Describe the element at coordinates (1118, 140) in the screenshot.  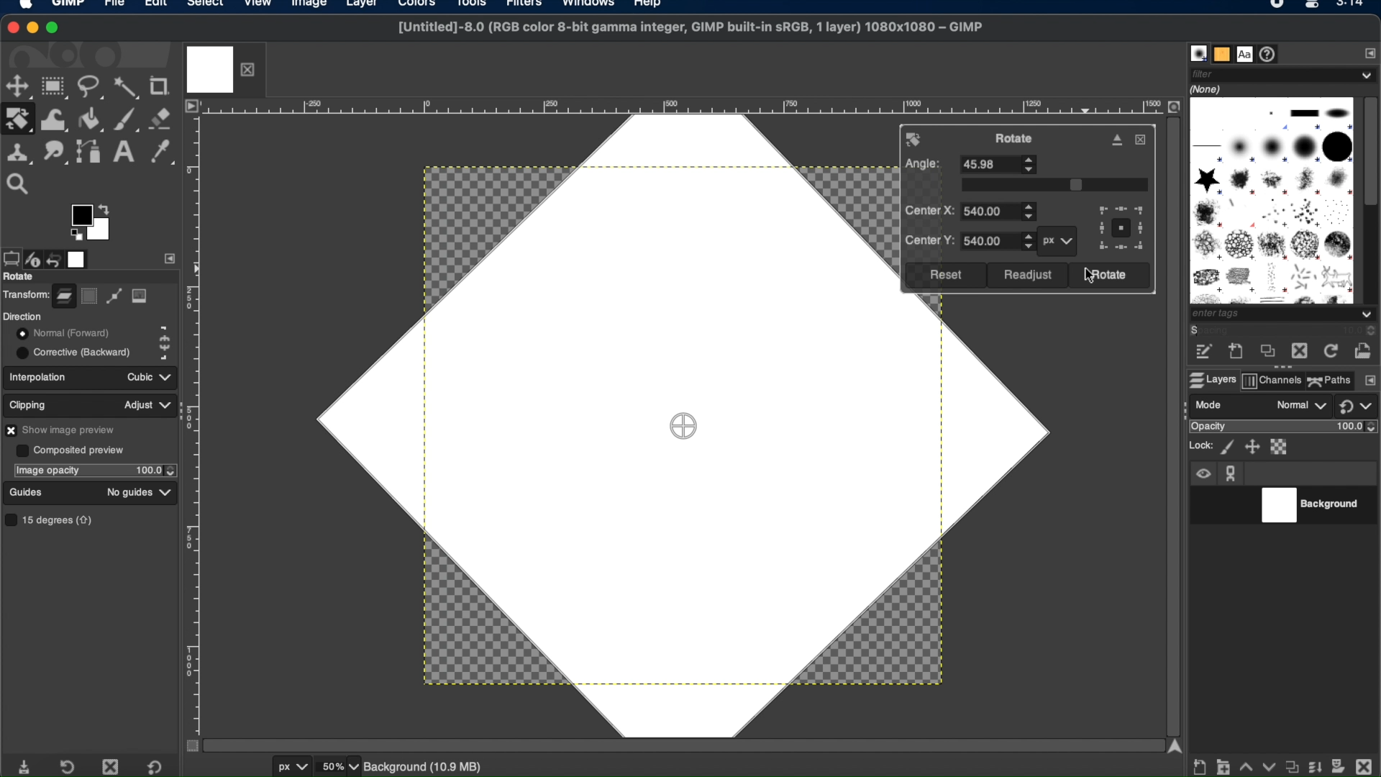
I see `detach dialog from canvas` at that location.